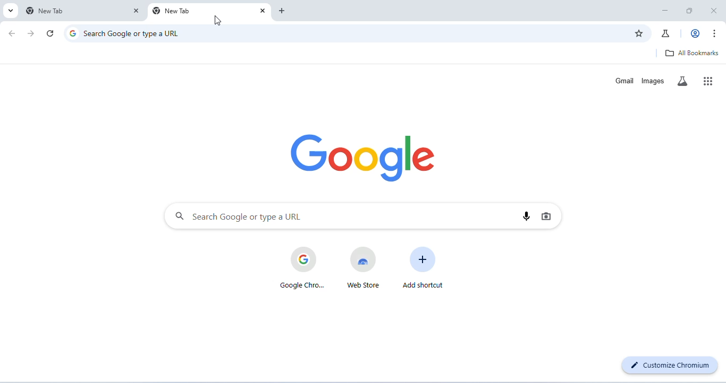 The image size is (726, 383). Describe the element at coordinates (32, 33) in the screenshot. I see `go forward` at that location.